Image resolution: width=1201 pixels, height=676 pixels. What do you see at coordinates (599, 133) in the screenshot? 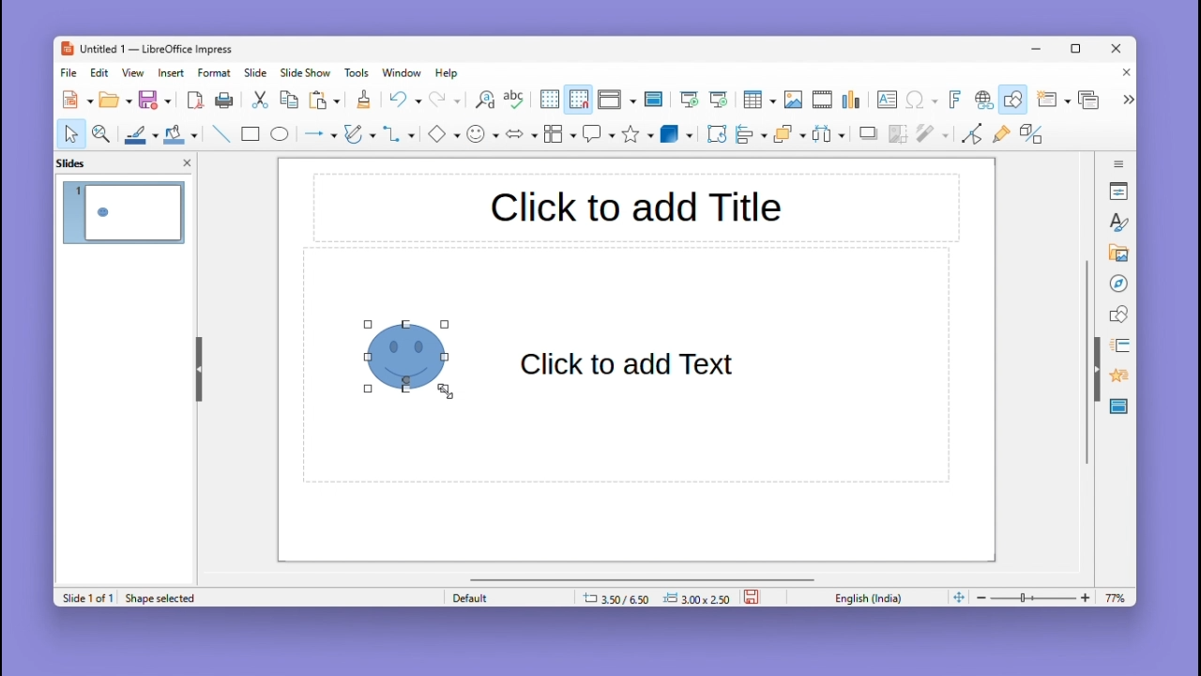
I see `Comment box` at bounding box center [599, 133].